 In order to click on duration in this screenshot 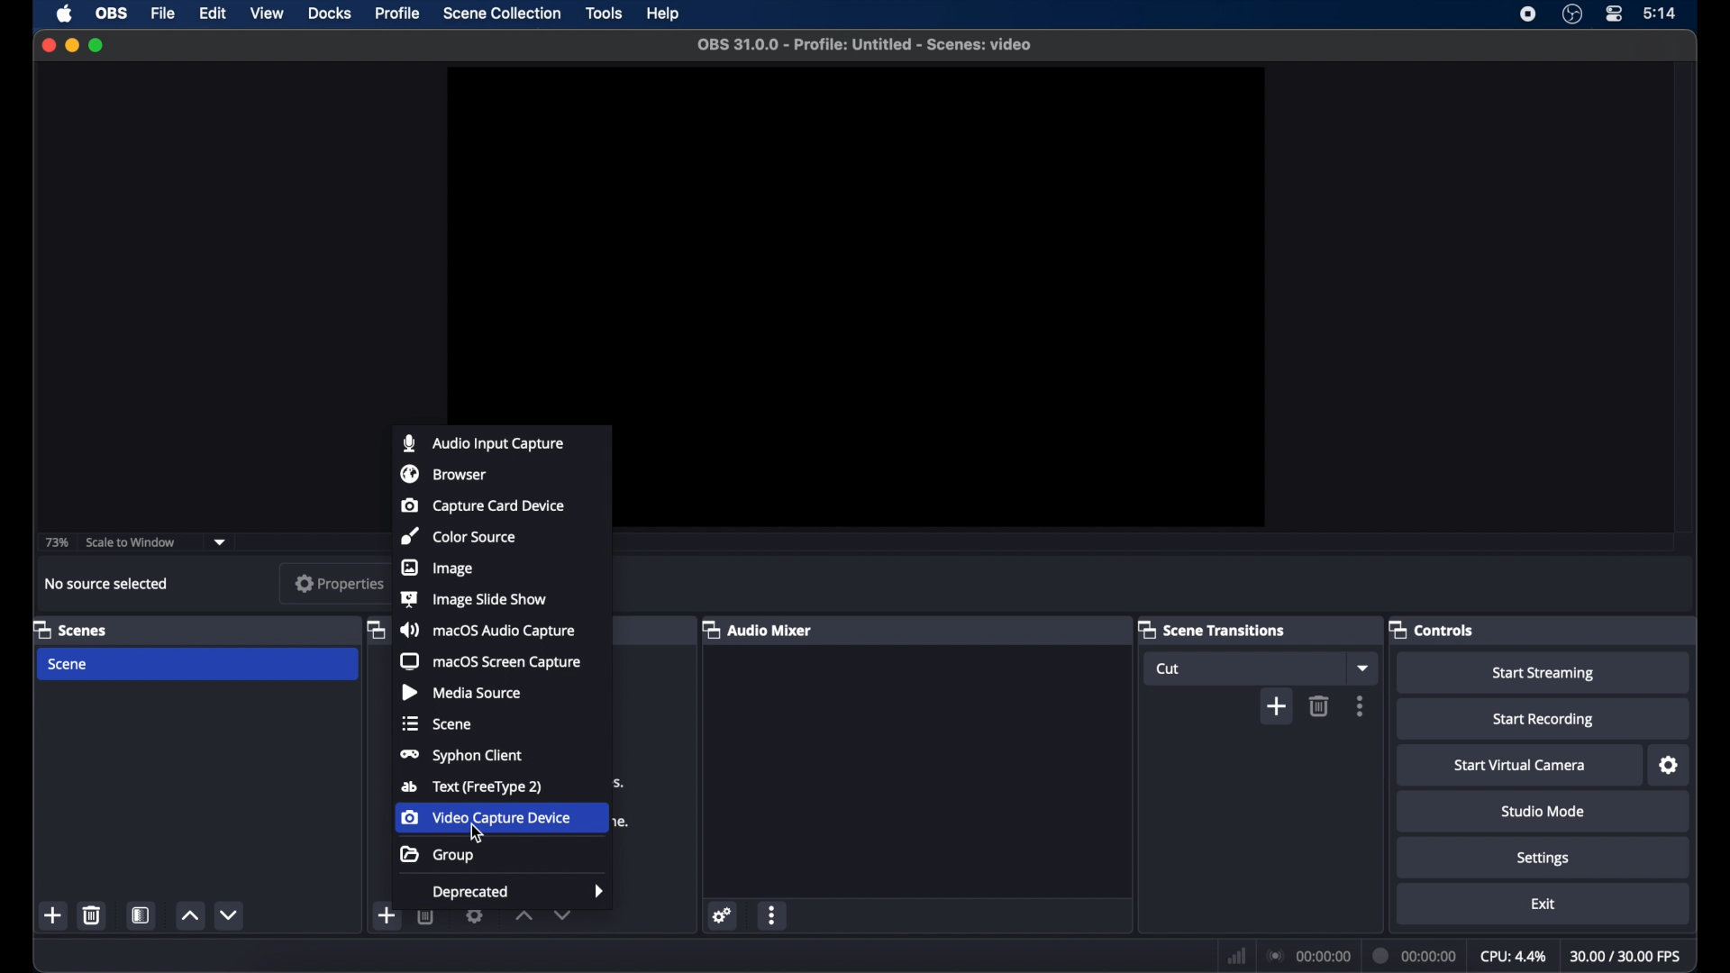, I will do `click(1416, 954)`.